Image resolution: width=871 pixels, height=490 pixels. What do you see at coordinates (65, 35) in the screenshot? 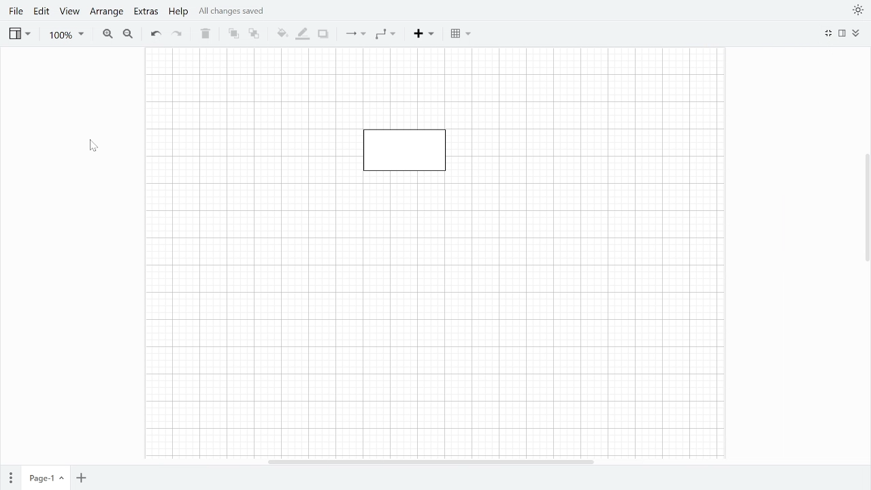
I see `Zoom` at bounding box center [65, 35].